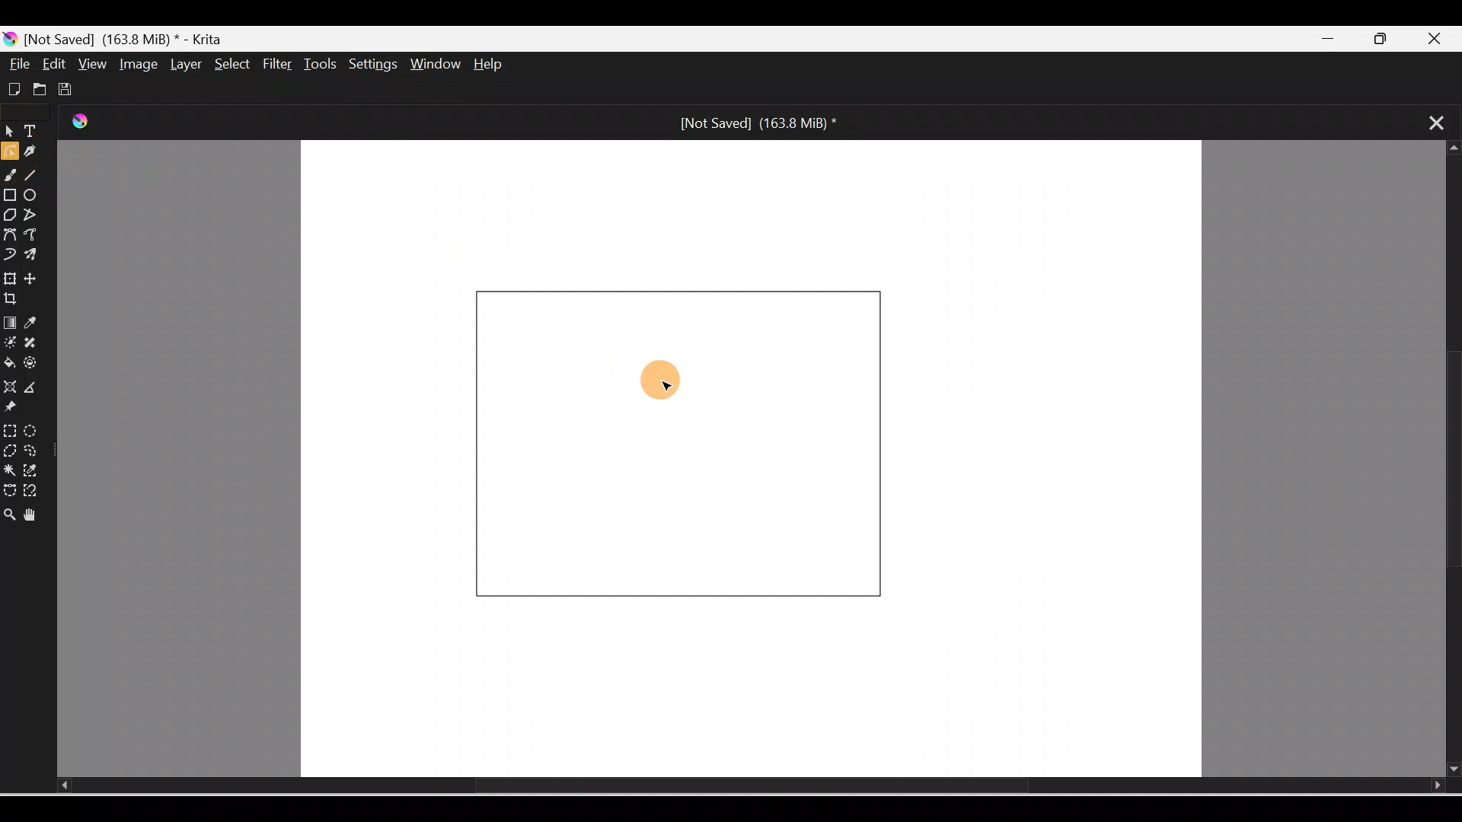  Describe the element at coordinates (34, 256) in the screenshot. I see `Multibrush tool` at that location.